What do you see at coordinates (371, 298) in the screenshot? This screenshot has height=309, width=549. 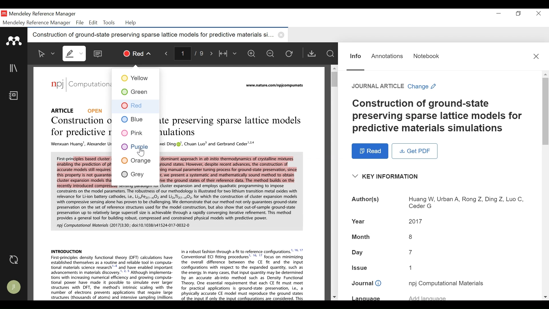 I see `Language` at bounding box center [371, 298].